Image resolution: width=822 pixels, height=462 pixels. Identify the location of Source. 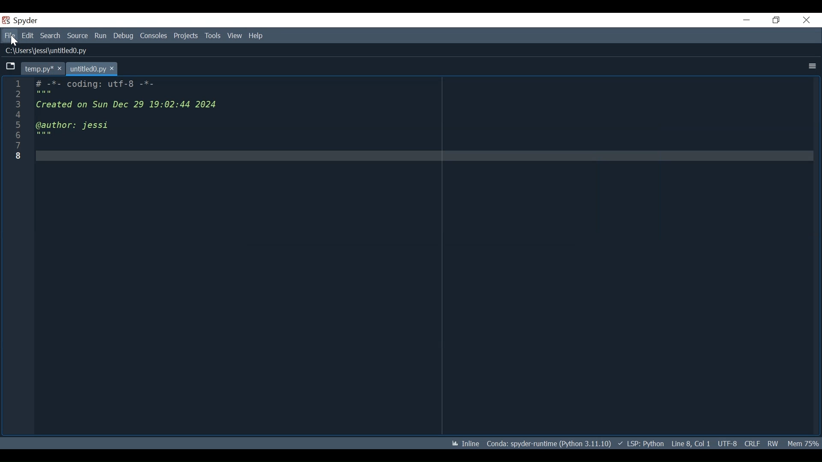
(78, 36).